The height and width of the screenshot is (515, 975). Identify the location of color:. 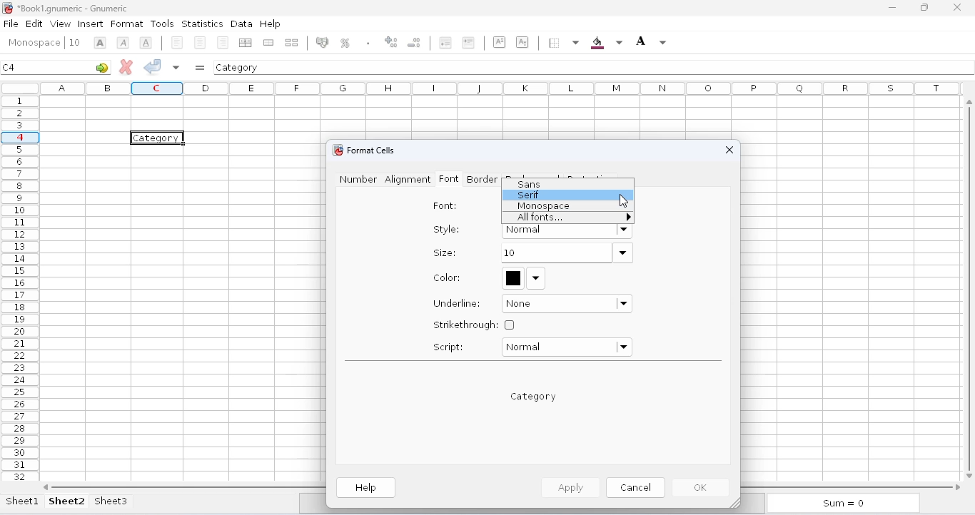
(448, 277).